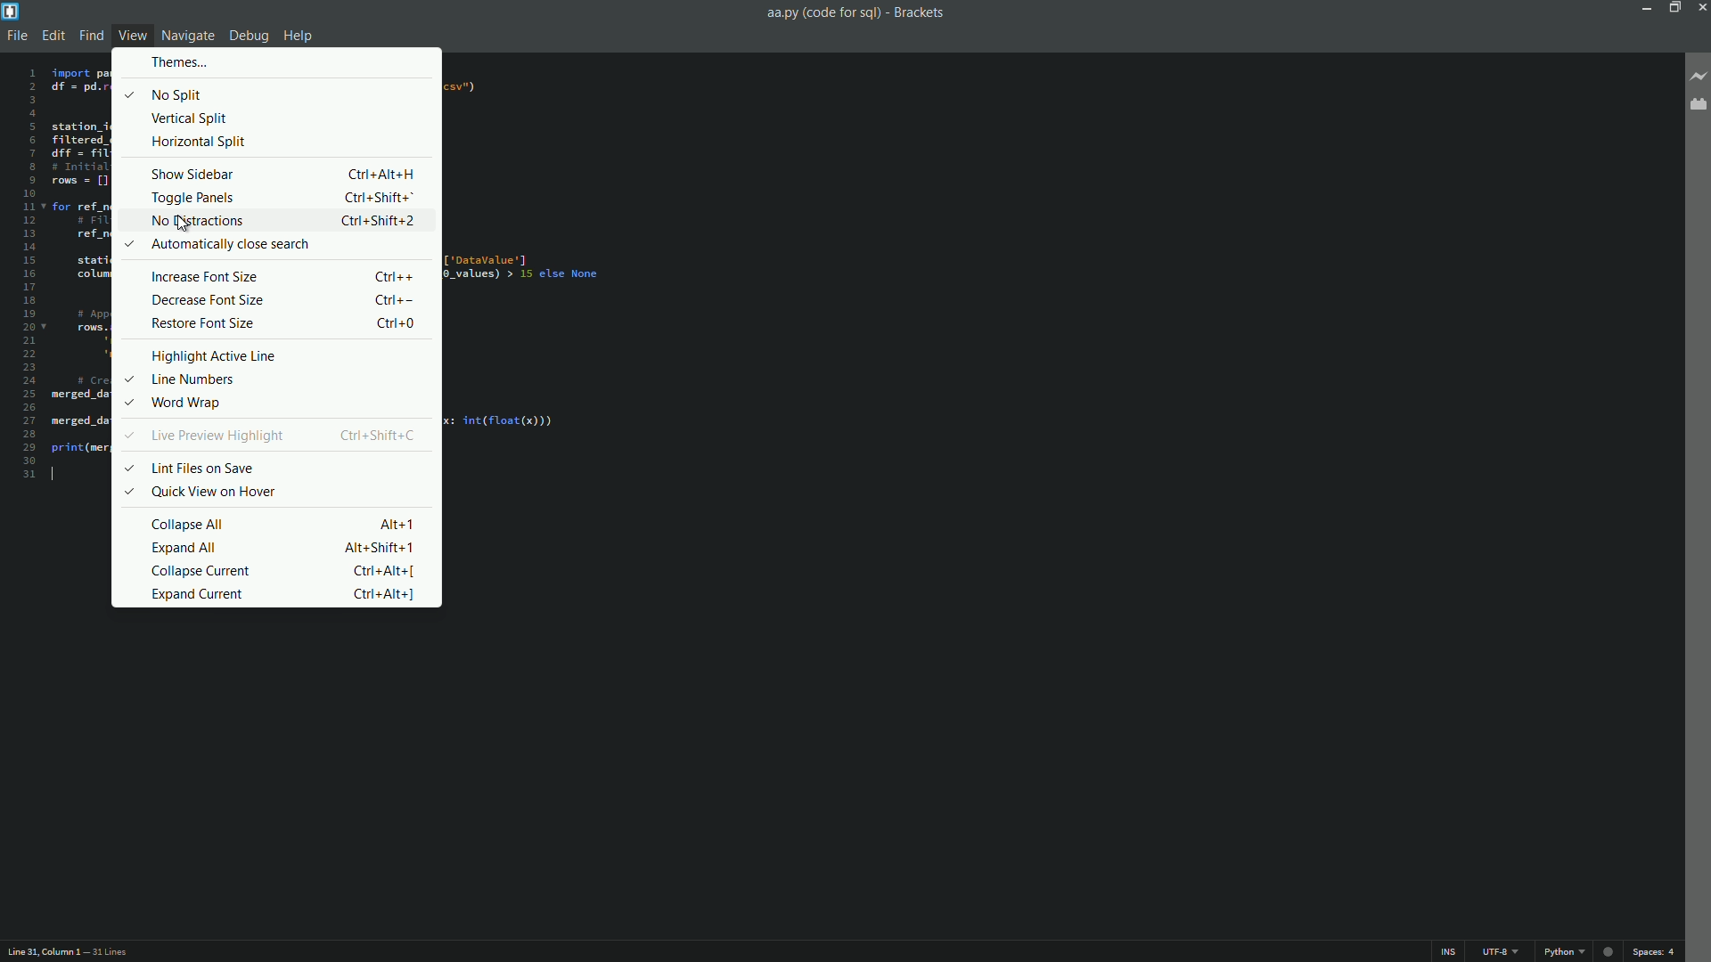  Describe the element at coordinates (127, 436) in the screenshot. I see `Selected` at that location.